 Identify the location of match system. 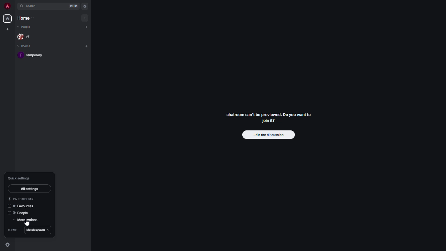
(37, 230).